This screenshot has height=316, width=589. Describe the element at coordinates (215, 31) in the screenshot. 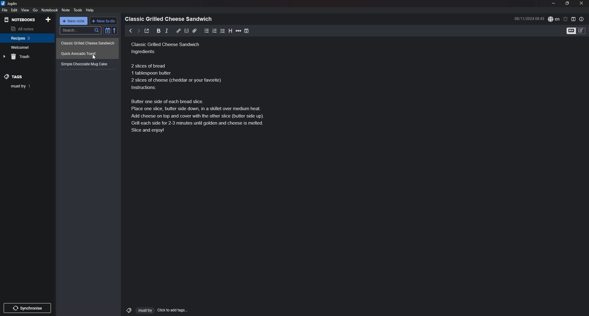

I see `number list` at that location.